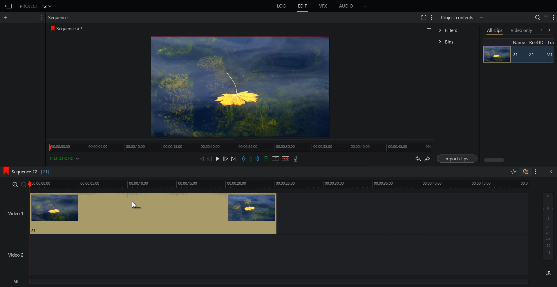  Describe the element at coordinates (303, 6) in the screenshot. I see `EDIT` at that location.